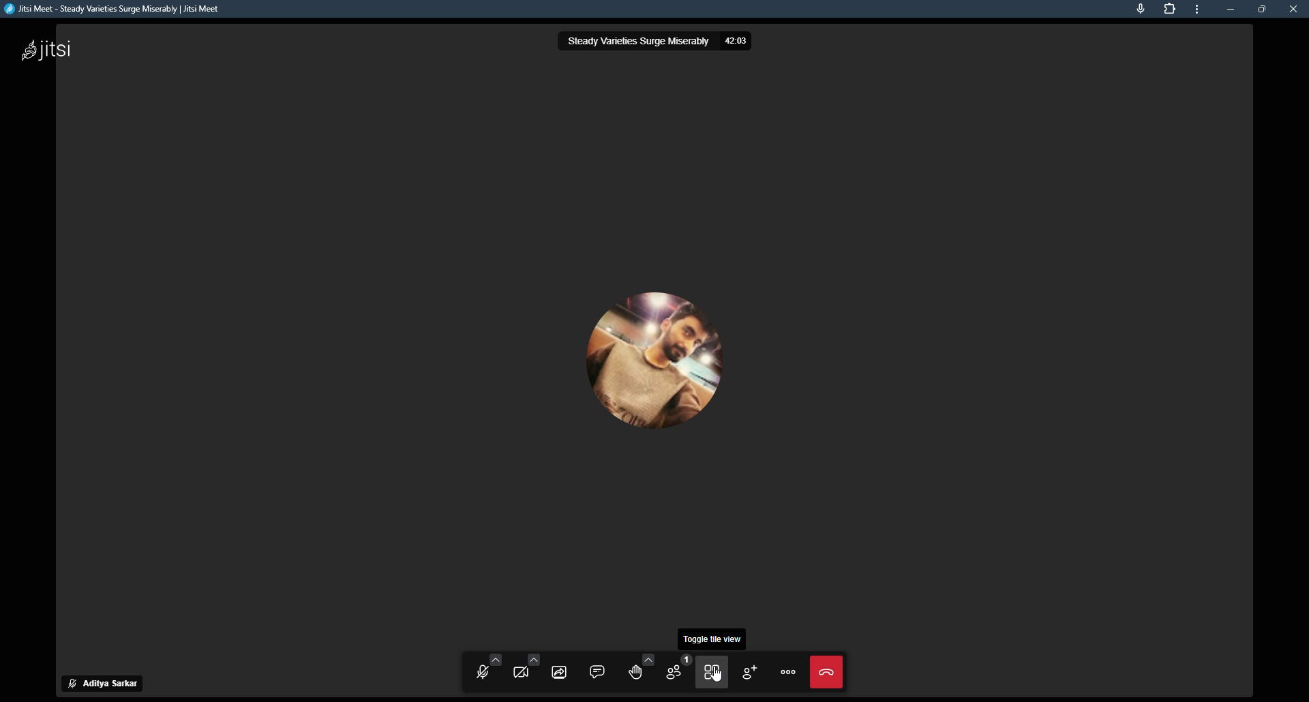 The height and width of the screenshot is (702, 1309). I want to click on tile view, so click(681, 336).